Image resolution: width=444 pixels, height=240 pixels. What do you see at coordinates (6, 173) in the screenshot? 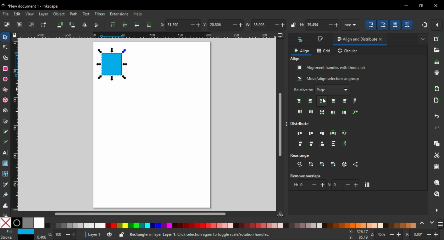
I see `mesh tool` at bounding box center [6, 173].